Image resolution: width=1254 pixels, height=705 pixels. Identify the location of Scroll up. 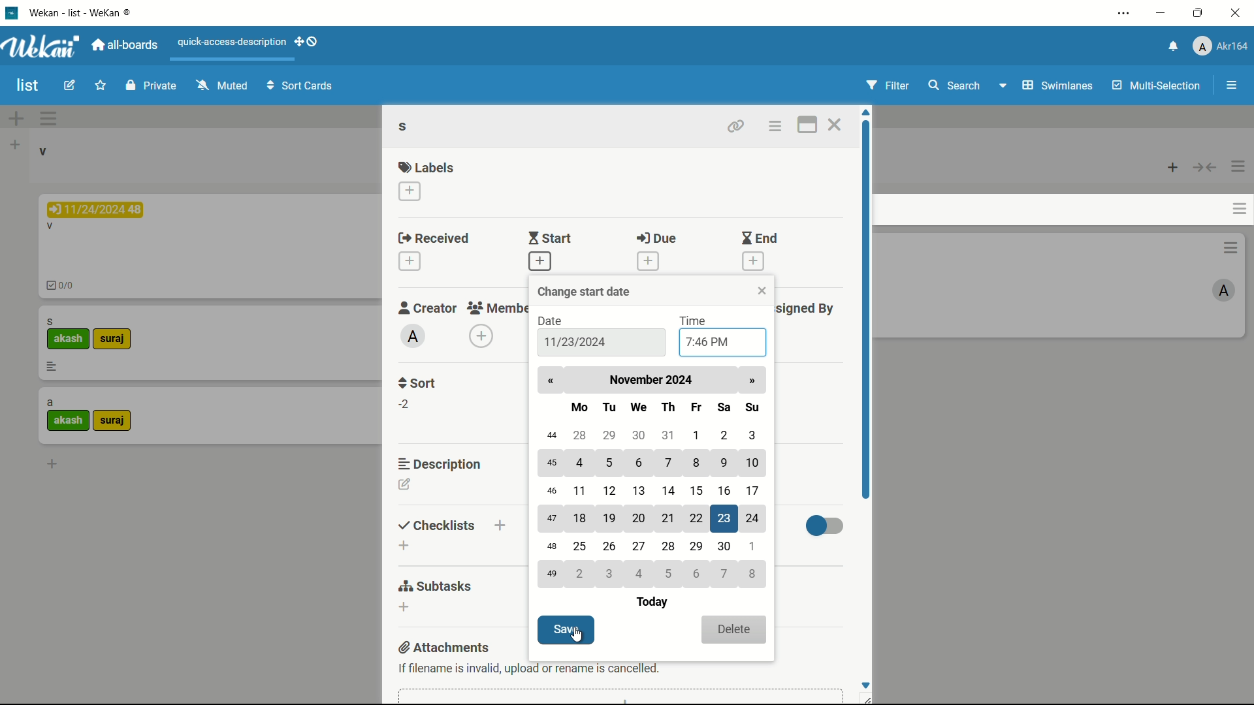
(865, 111).